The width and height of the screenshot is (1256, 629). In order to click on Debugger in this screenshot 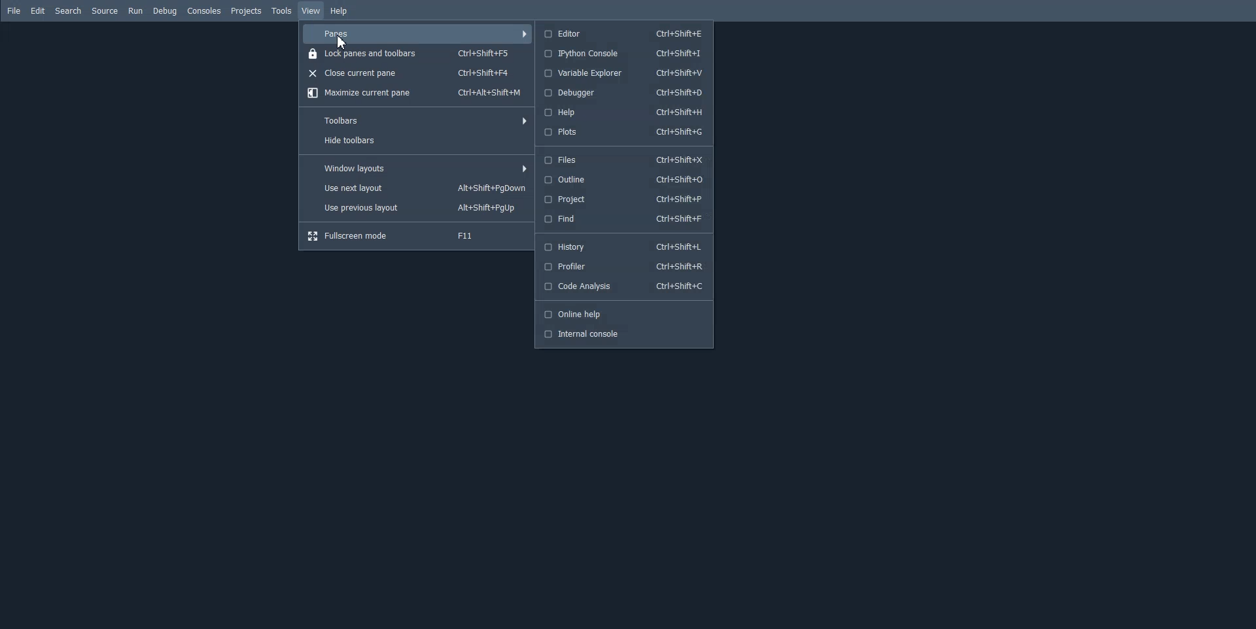, I will do `click(623, 93)`.